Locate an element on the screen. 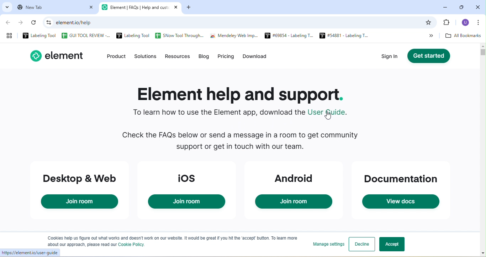  element.io/help is located at coordinates (202, 22).